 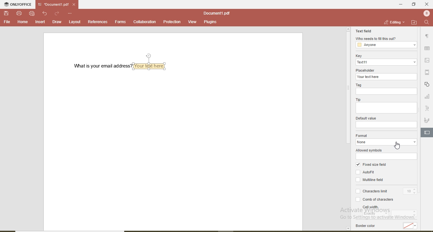 What do you see at coordinates (191, 21) in the screenshot?
I see `view` at bounding box center [191, 21].